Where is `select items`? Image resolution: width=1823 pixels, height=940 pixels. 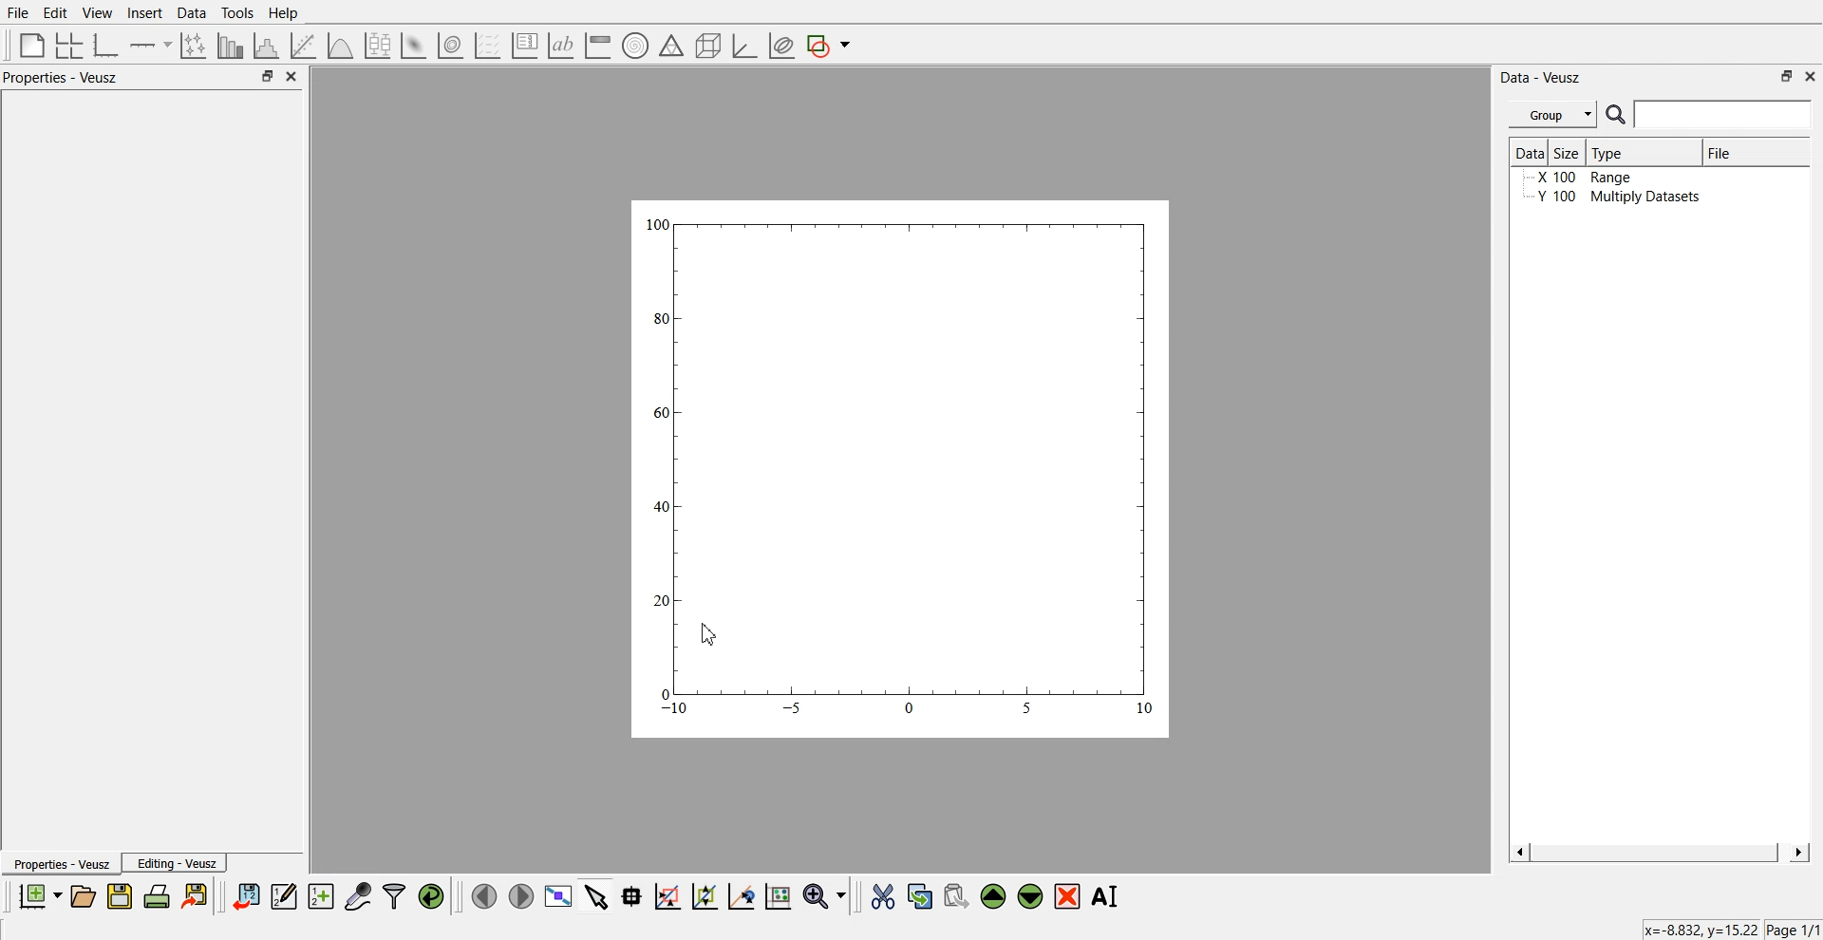 select items is located at coordinates (596, 895).